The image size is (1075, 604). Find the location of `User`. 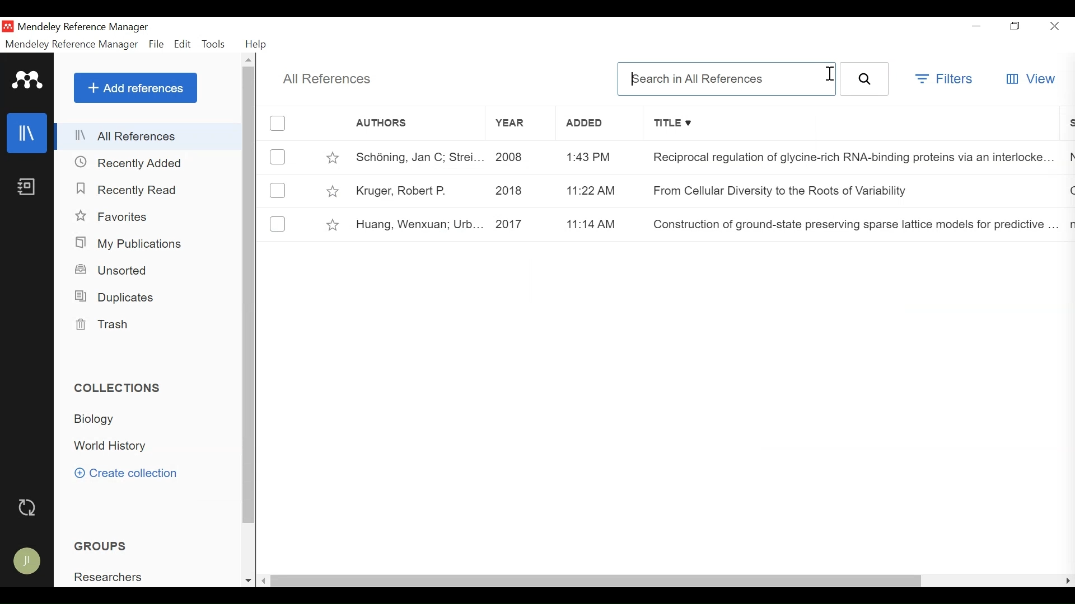

User is located at coordinates (27, 562).